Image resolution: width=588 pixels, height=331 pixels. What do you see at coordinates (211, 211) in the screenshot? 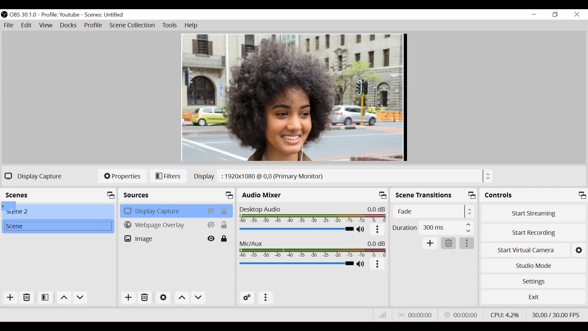
I see `Hide/Display` at bounding box center [211, 211].